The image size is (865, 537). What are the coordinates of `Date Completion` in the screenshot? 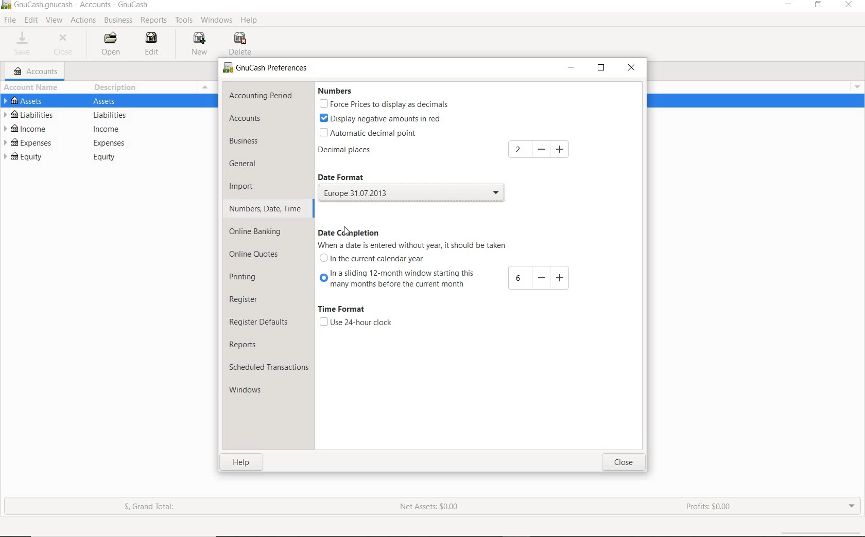 It's located at (353, 229).